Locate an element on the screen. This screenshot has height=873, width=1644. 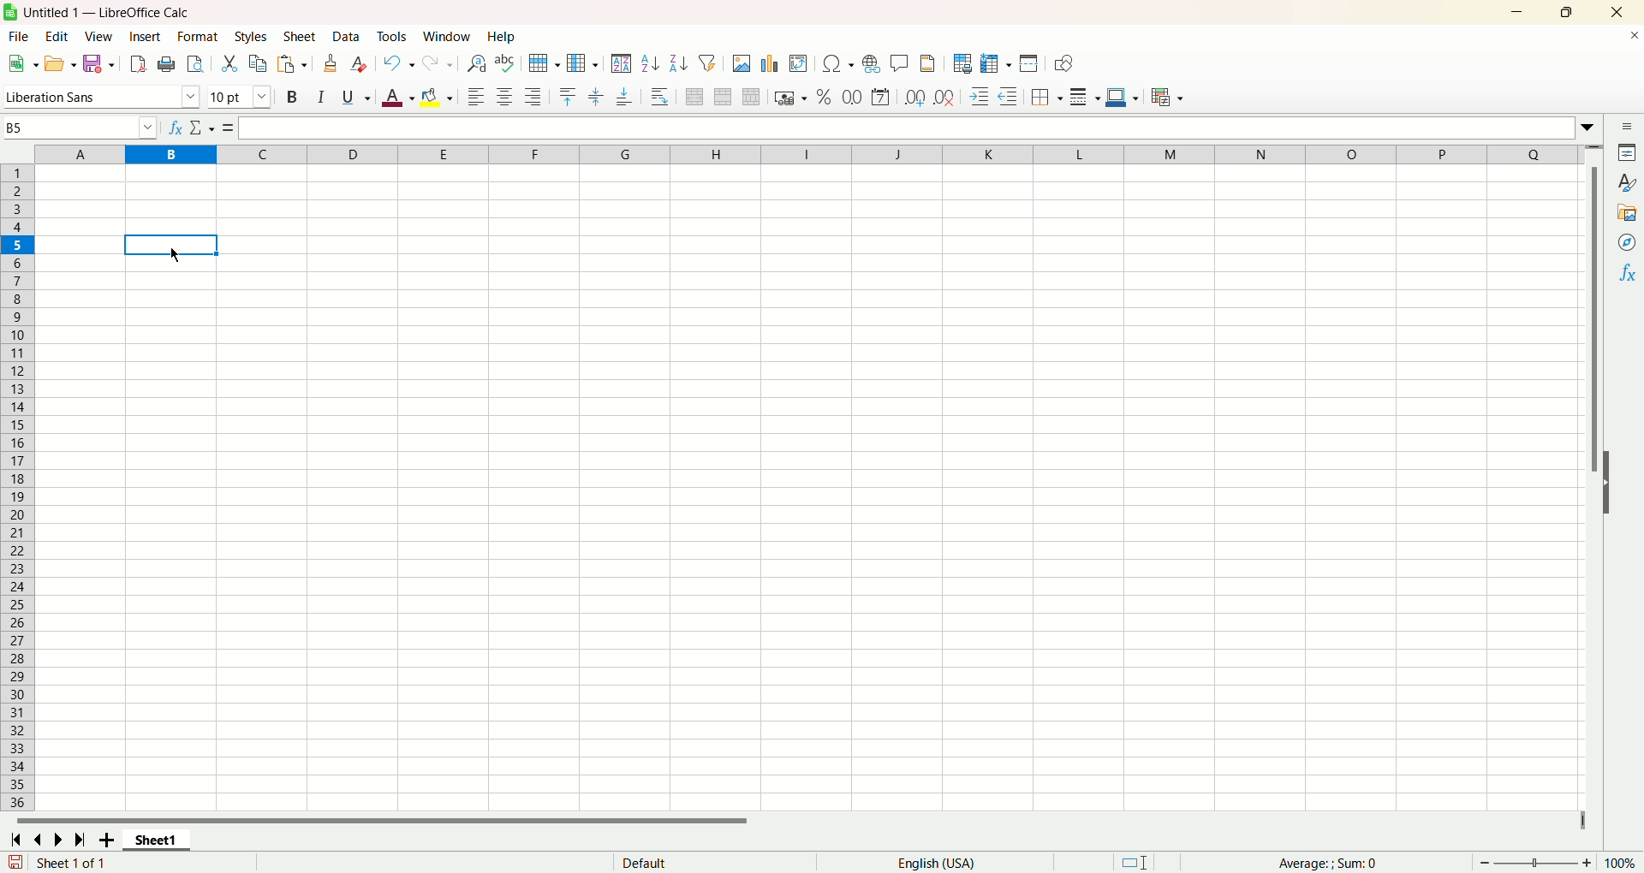
insert image is located at coordinates (742, 62).